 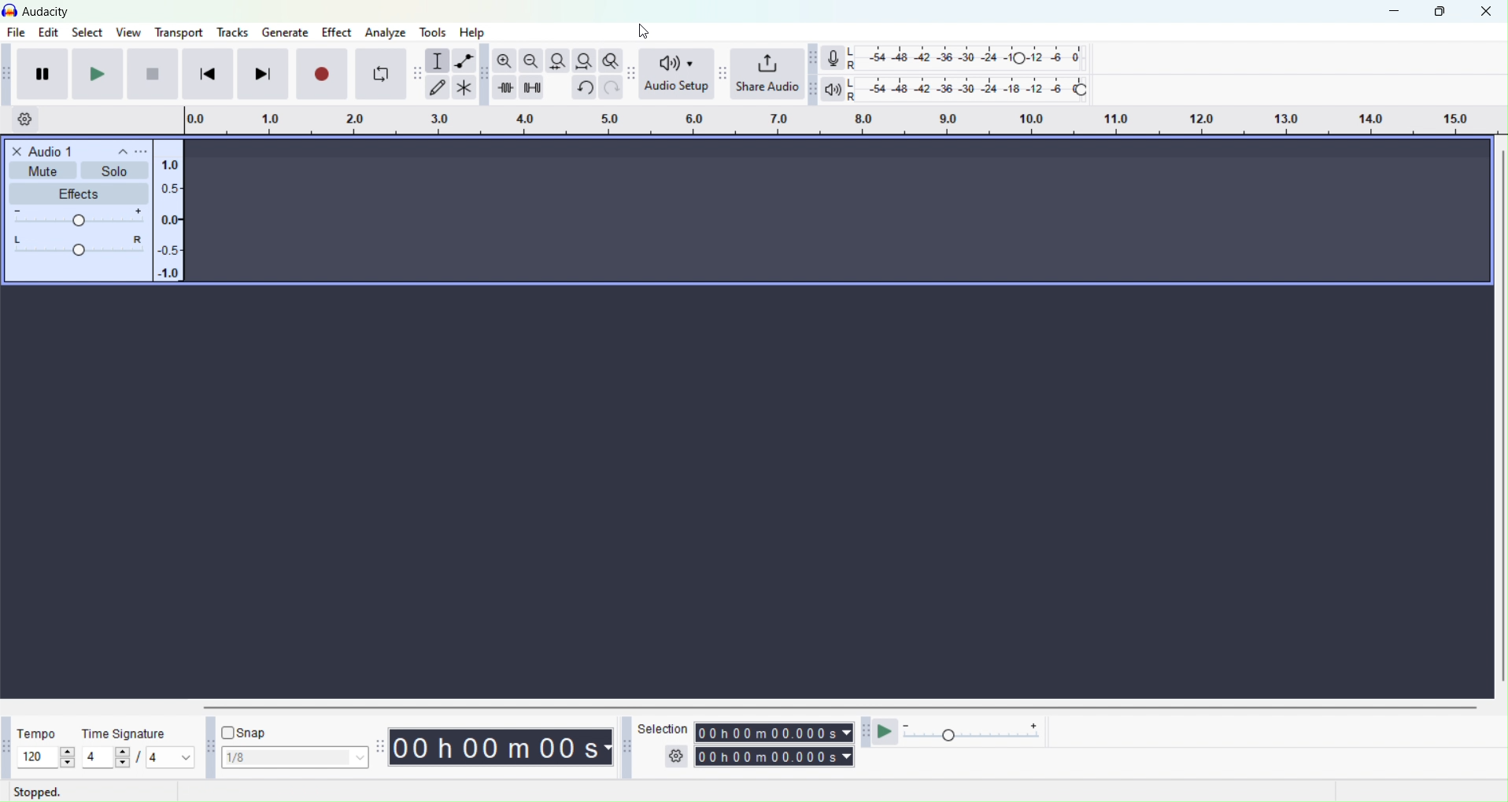 What do you see at coordinates (412, 72) in the screenshot?
I see `Draw tool` at bounding box center [412, 72].